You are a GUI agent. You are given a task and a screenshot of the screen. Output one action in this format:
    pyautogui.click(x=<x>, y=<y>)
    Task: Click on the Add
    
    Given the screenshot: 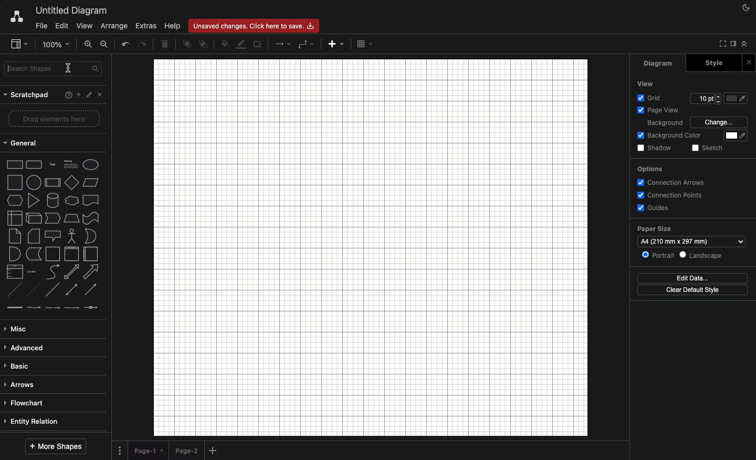 What is the action you would take?
    pyautogui.click(x=214, y=451)
    